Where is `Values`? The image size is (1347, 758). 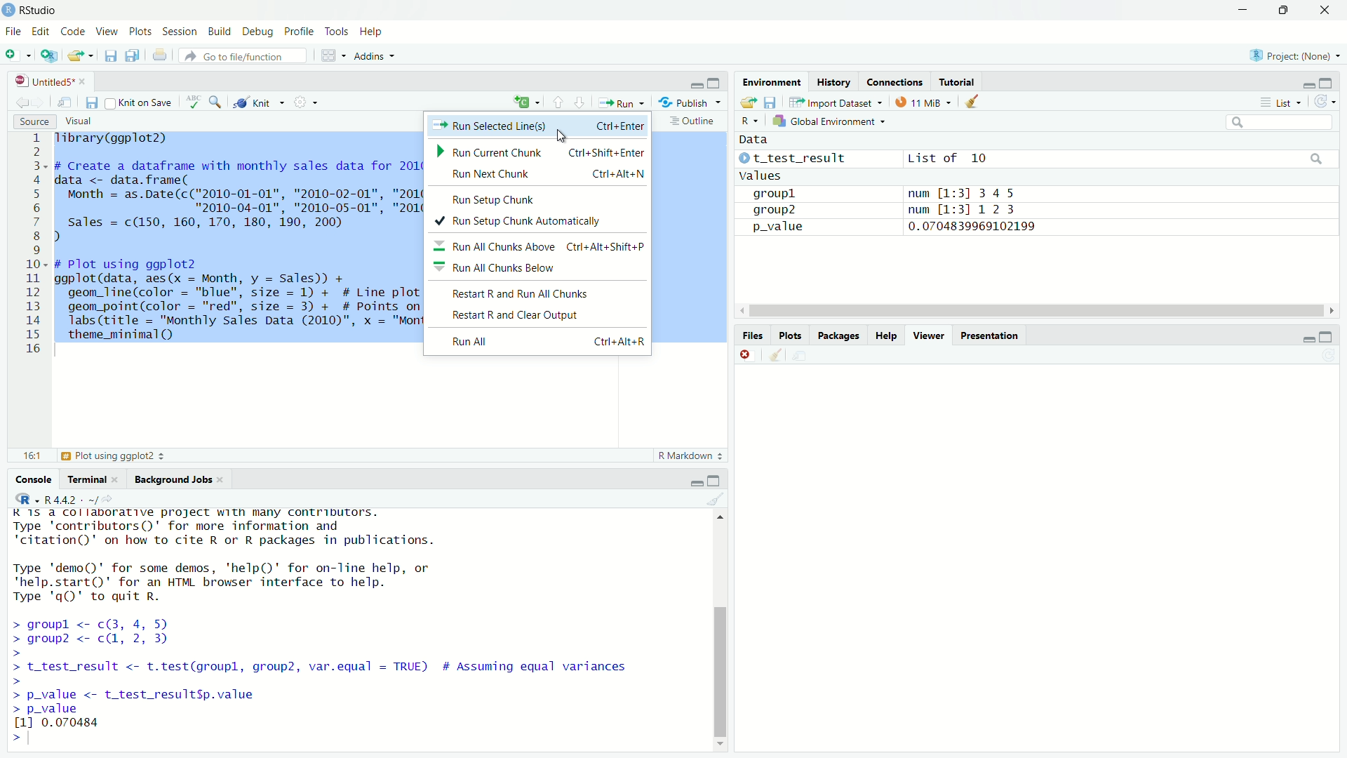
Values is located at coordinates (760, 176).